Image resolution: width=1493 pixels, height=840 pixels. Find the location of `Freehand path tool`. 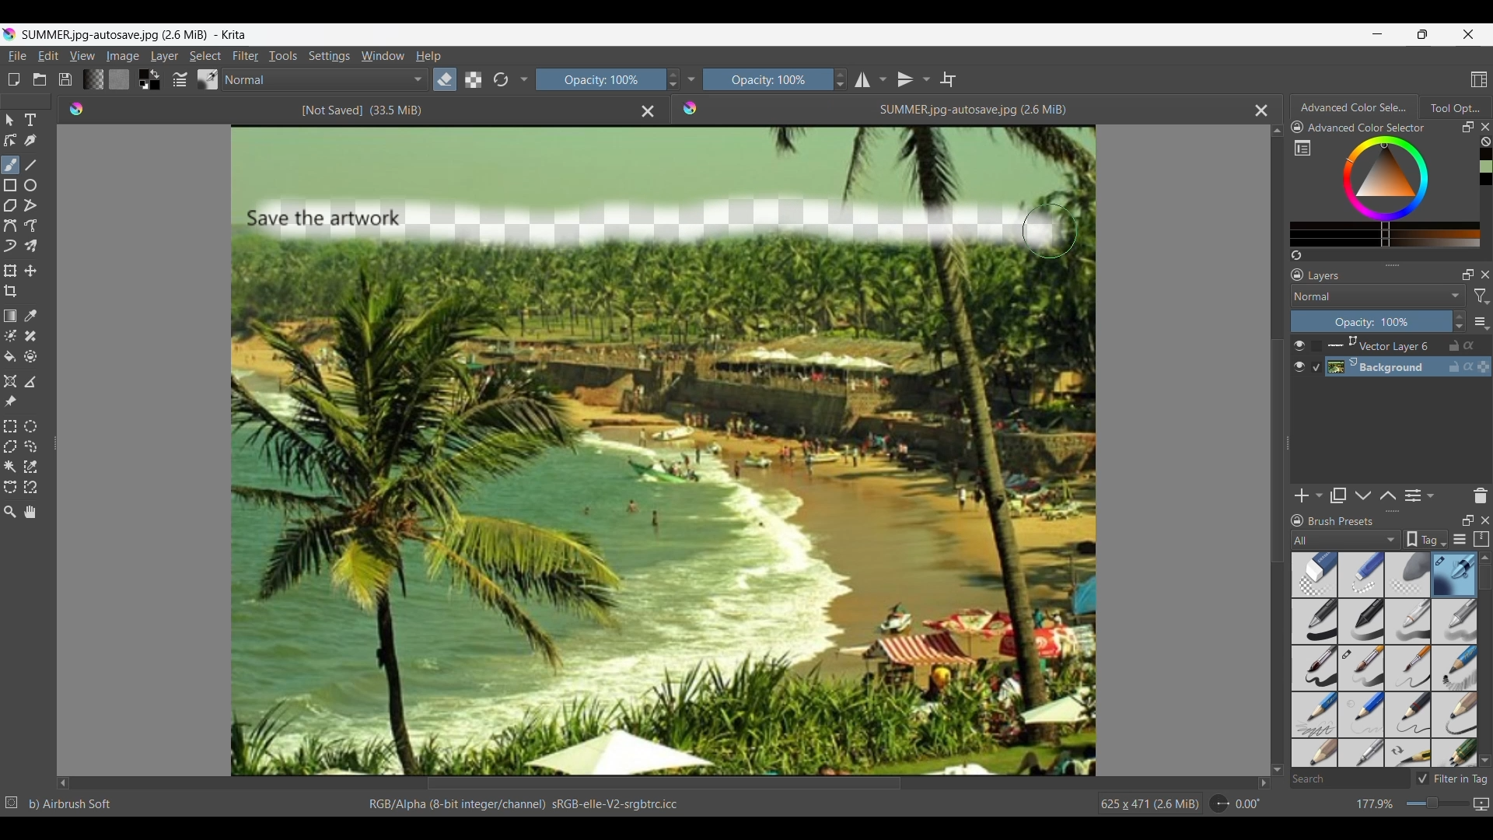

Freehand path tool is located at coordinates (30, 225).